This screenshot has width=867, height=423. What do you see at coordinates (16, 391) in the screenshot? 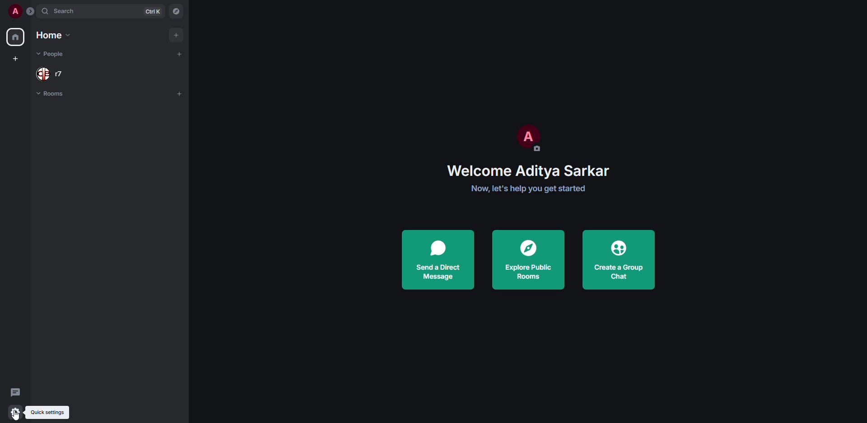
I see `threads` at bounding box center [16, 391].